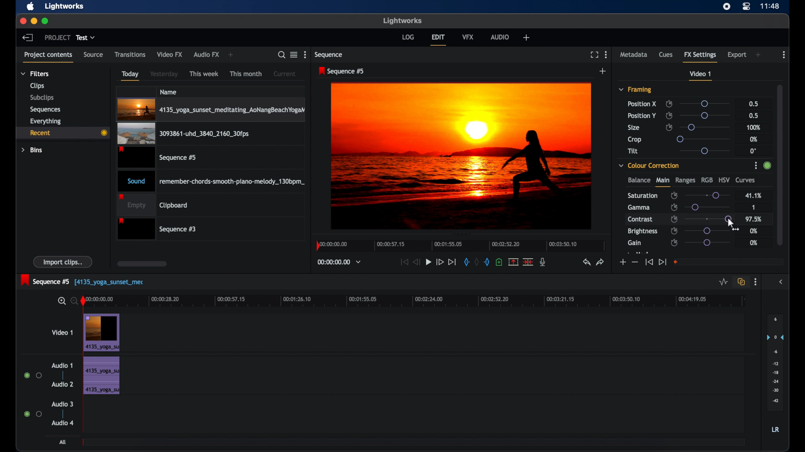 This screenshot has height=452, width=805. What do you see at coordinates (487, 262) in the screenshot?
I see `out mark` at bounding box center [487, 262].